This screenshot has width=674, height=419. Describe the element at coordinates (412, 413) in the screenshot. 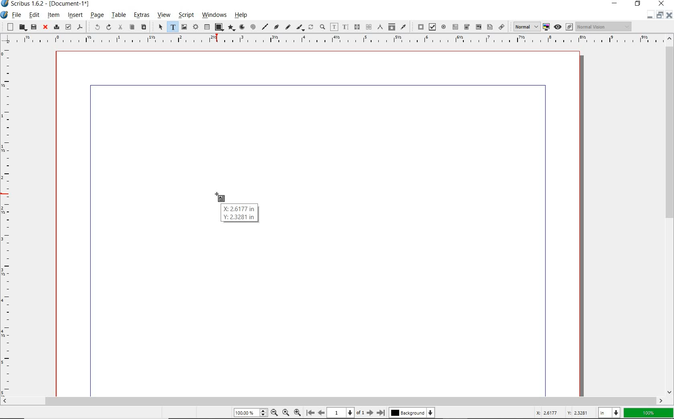

I see `Background` at that location.